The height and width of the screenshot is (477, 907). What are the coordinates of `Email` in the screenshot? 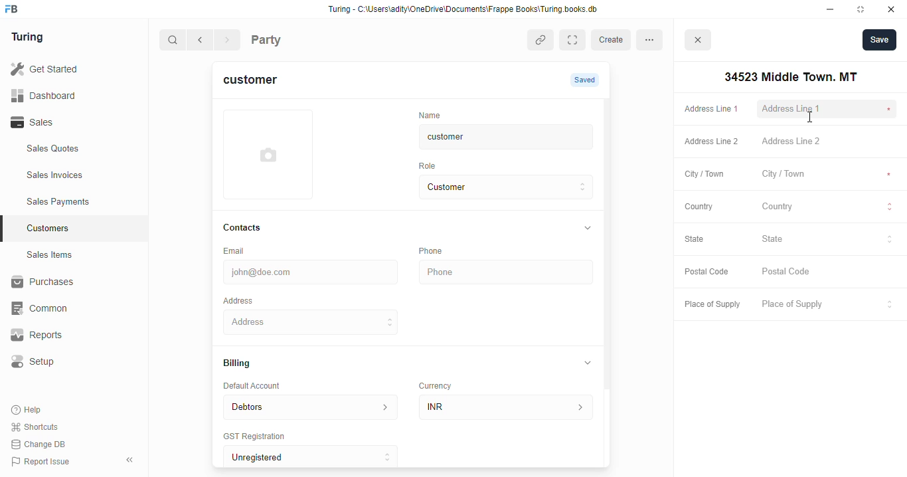 It's located at (236, 250).